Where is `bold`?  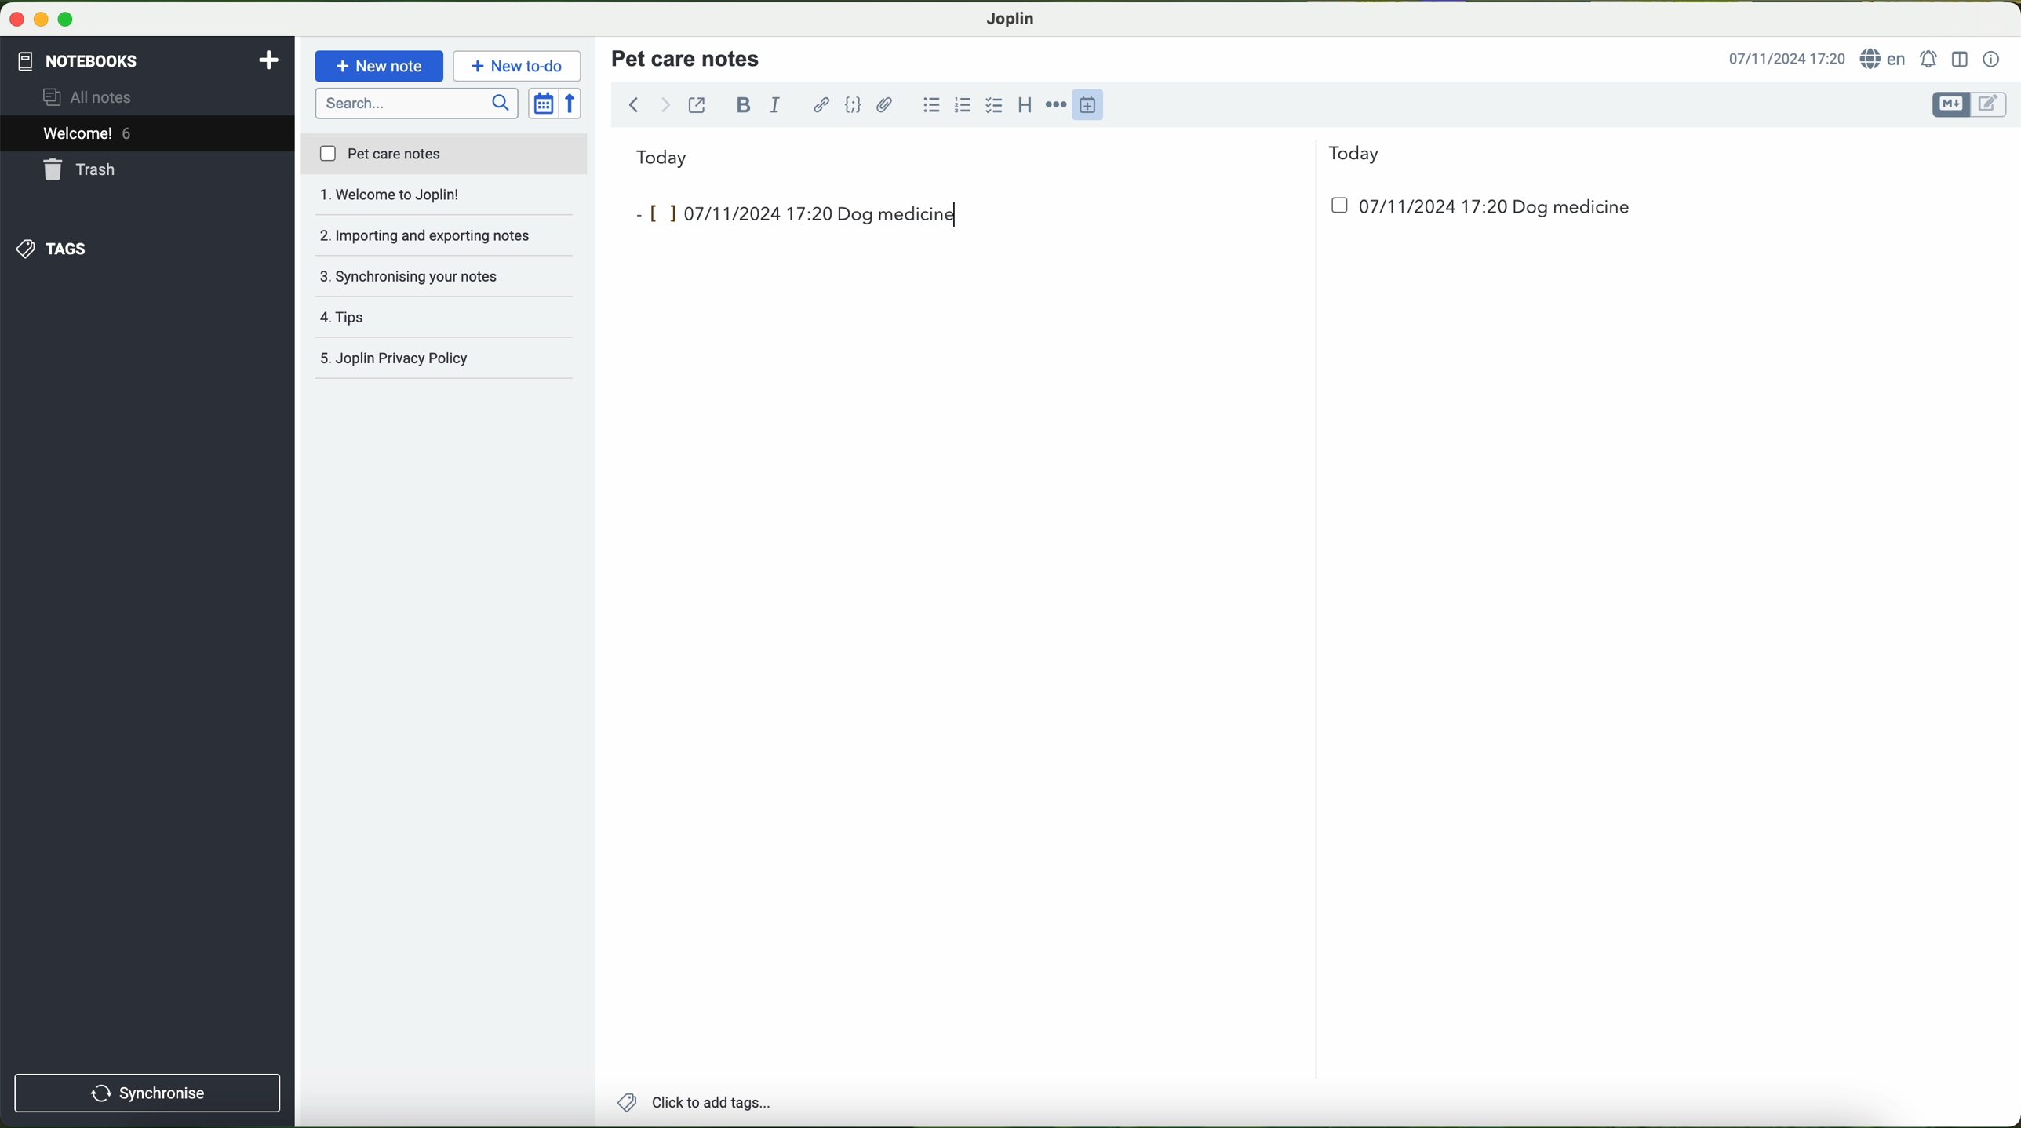 bold is located at coordinates (744, 104).